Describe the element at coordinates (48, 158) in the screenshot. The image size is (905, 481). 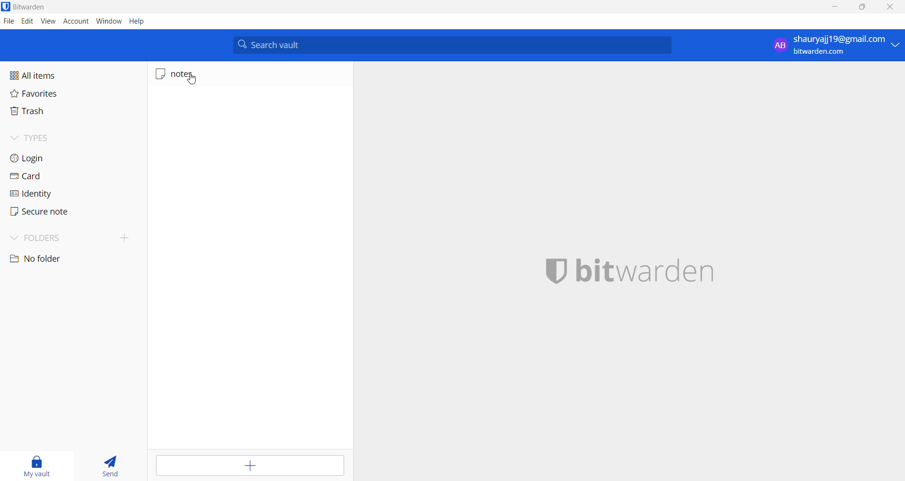
I see `login` at that location.